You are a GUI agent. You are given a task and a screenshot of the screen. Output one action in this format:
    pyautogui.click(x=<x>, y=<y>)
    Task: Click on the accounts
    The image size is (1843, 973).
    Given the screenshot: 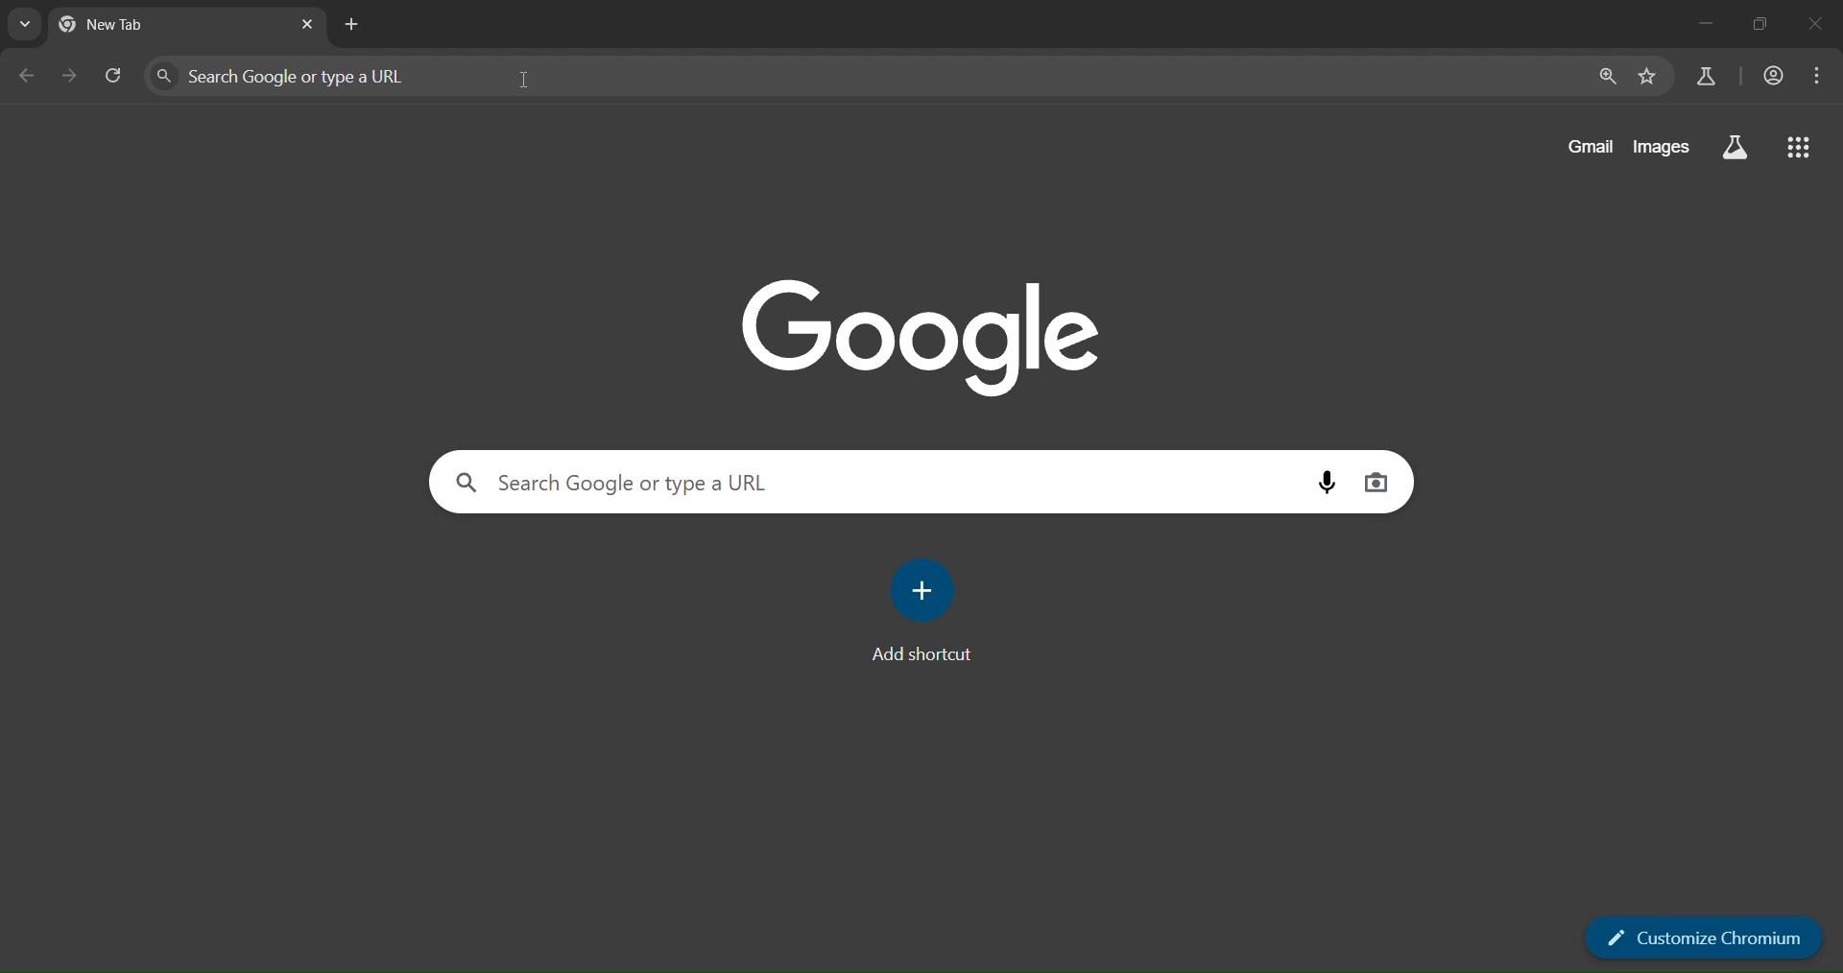 What is the action you would take?
    pyautogui.click(x=1769, y=76)
    